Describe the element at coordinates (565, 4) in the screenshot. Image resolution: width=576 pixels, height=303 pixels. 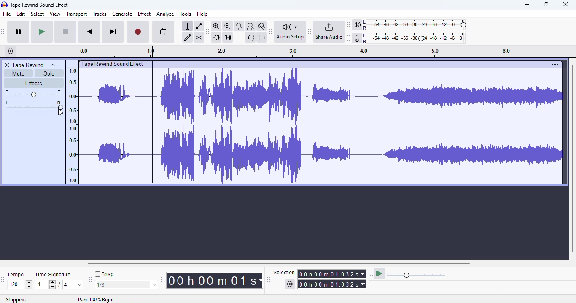
I see `close` at that location.